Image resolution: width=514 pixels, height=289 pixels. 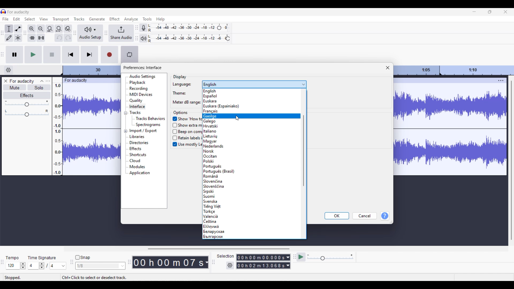 I want to click on 00 h 00 m 07 s, so click(x=168, y=262).